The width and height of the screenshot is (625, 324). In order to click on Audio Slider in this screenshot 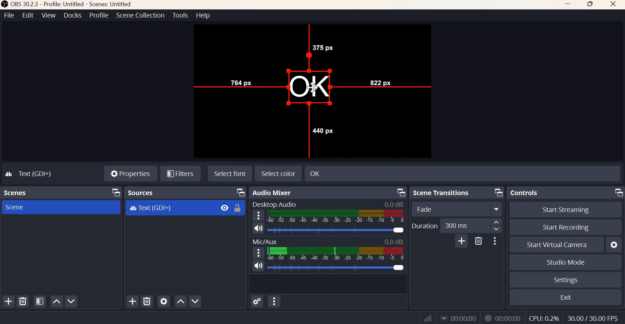, I will do `click(337, 268)`.